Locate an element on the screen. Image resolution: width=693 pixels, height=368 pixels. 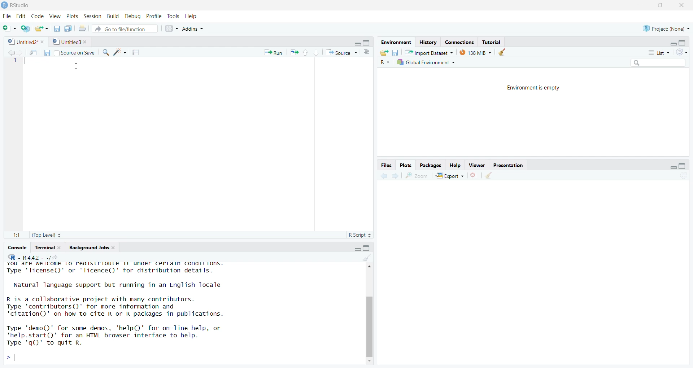
clear console is located at coordinates (362, 258).